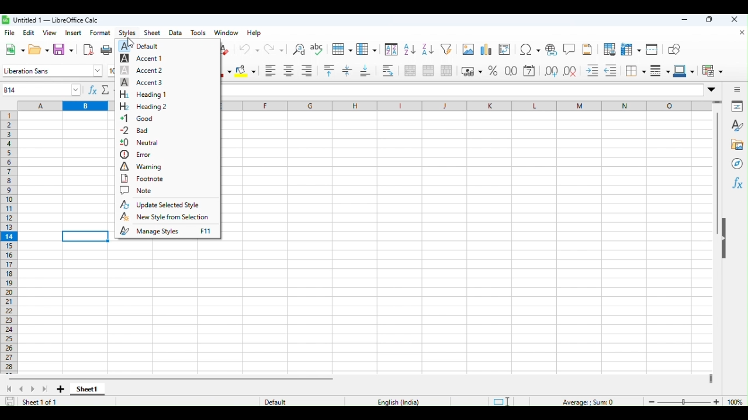 This screenshot has height=420, width=748. I want to click on row, so click(340, 49).